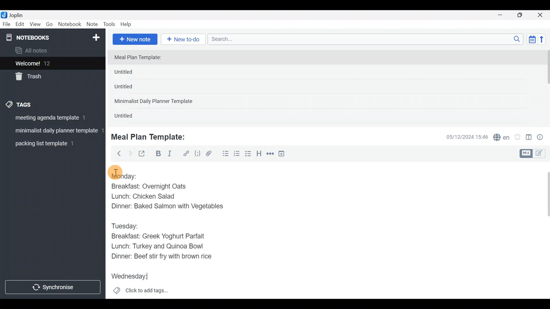 This screenshot has height=309, width=550. I want to click on Checkbox, so click(249, 154).